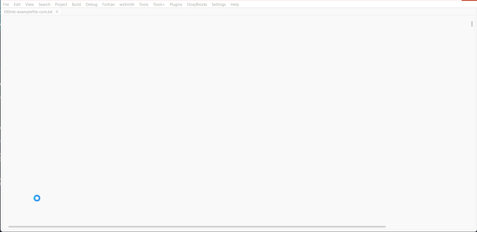 The width and height of the screenshot is (477, 232). What do you see at coordinates (17, 4) in the screenshot?
I see `Edit` at bounding box center [17, 4].